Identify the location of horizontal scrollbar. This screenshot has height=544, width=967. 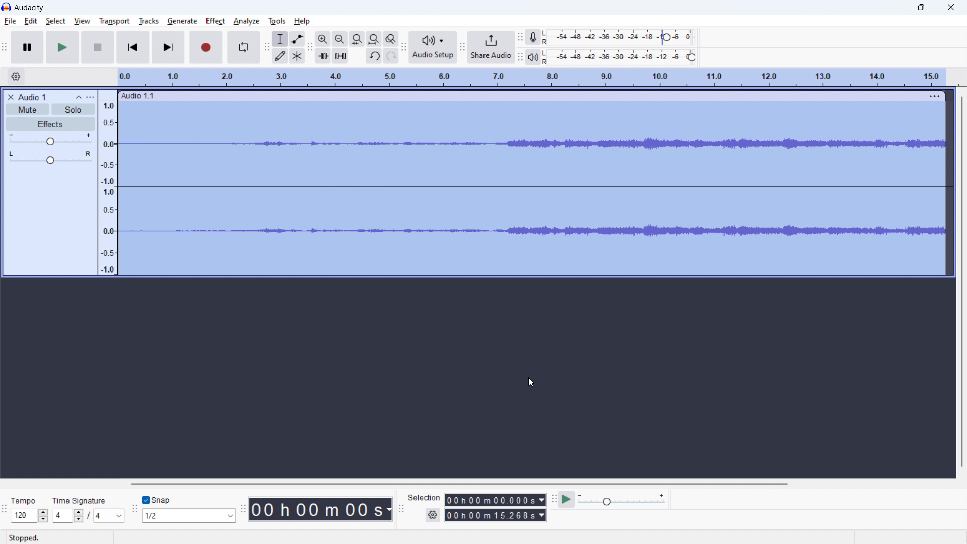
(459, 484).